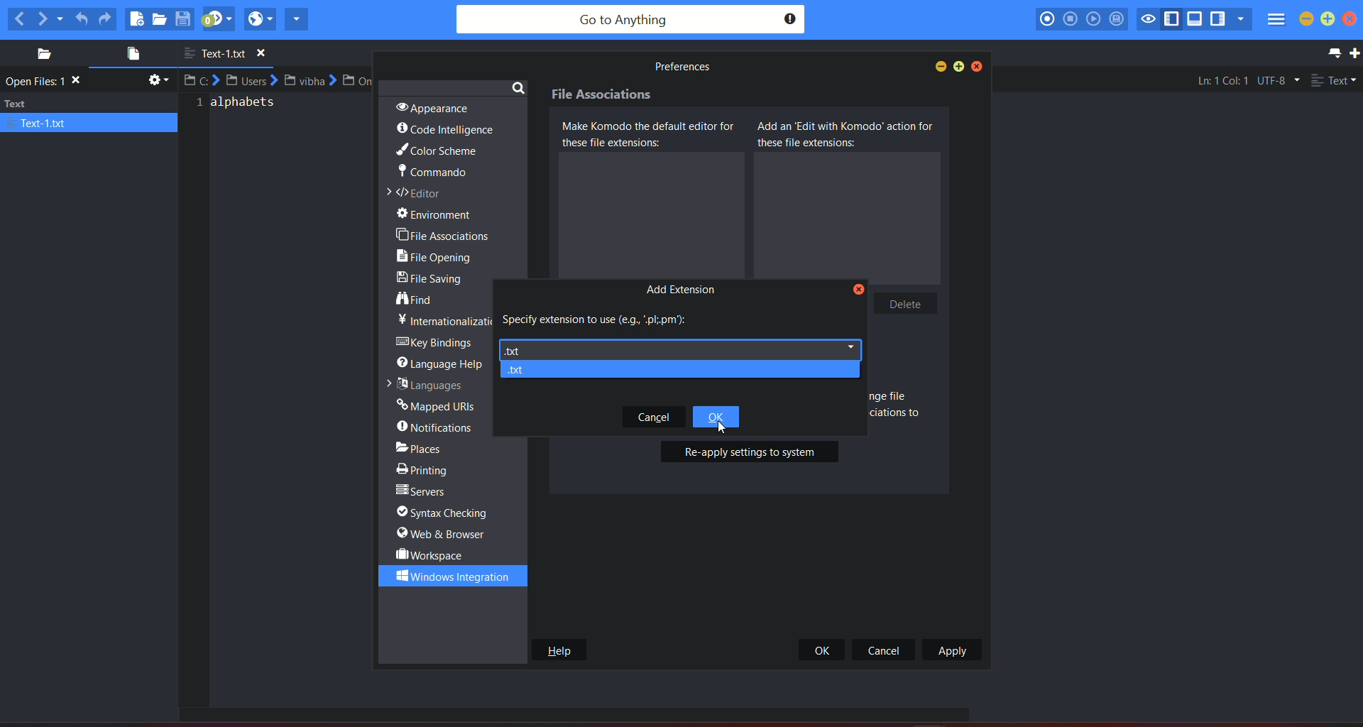 This screenshot has height=727, width=1363. What do you see at coordinates (418, 194) in the screenshot?
I see `editor` at bounding box center [418, 194].